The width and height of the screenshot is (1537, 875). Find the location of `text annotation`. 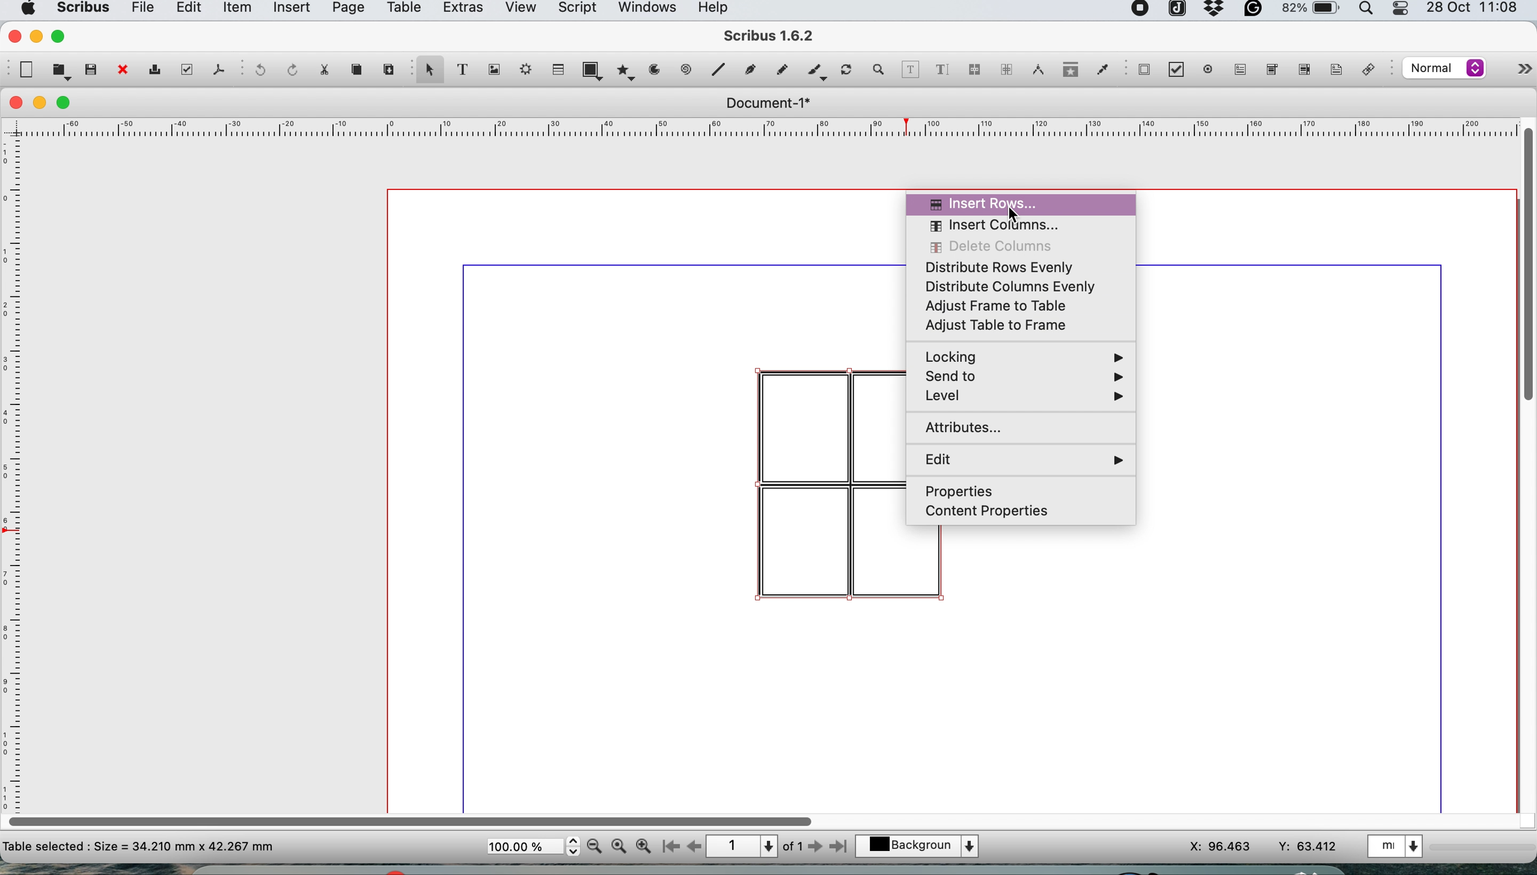

text annotation is located at coordinates (1334, 69).